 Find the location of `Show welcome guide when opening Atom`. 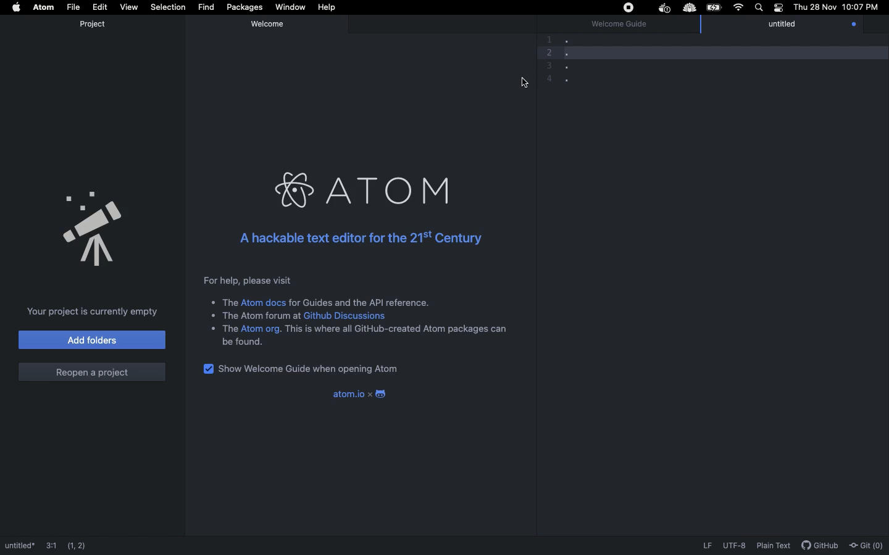

Show welcome guide when opening Atom is located at coordinates (315, 369).